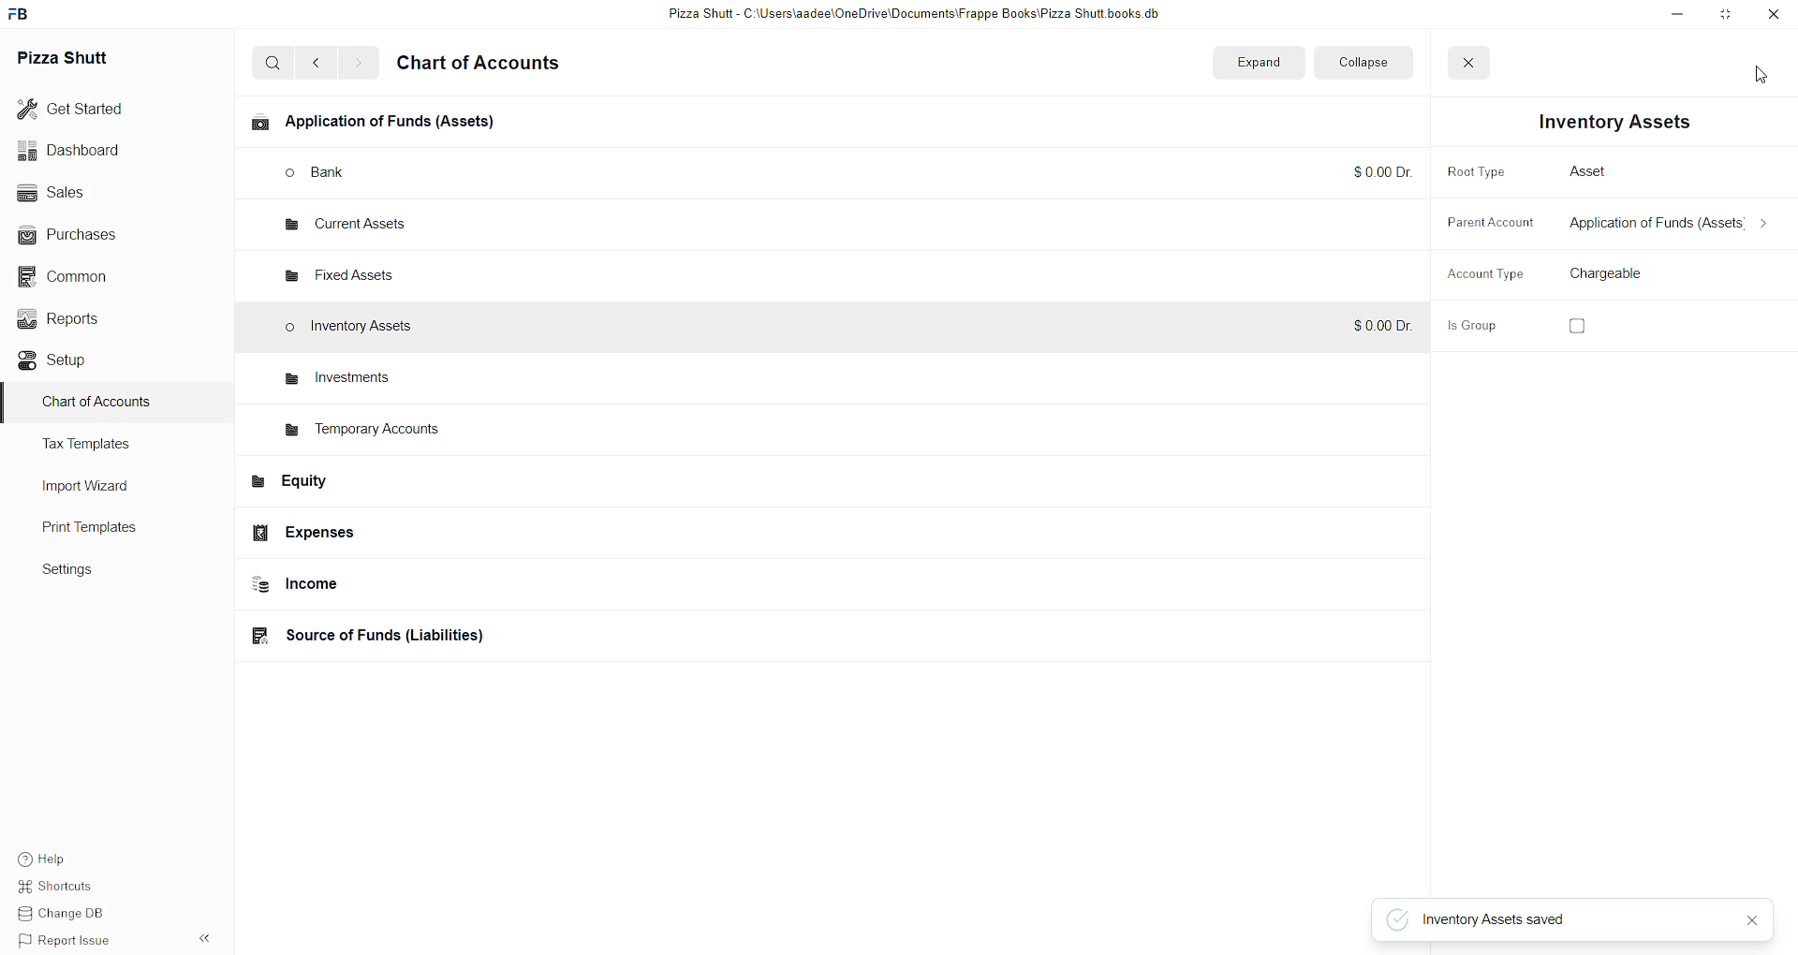 Image resolution: width=1798 pixels, height=955 pixels. I want to click on Applications of funds(Assets), so click(381, 125).